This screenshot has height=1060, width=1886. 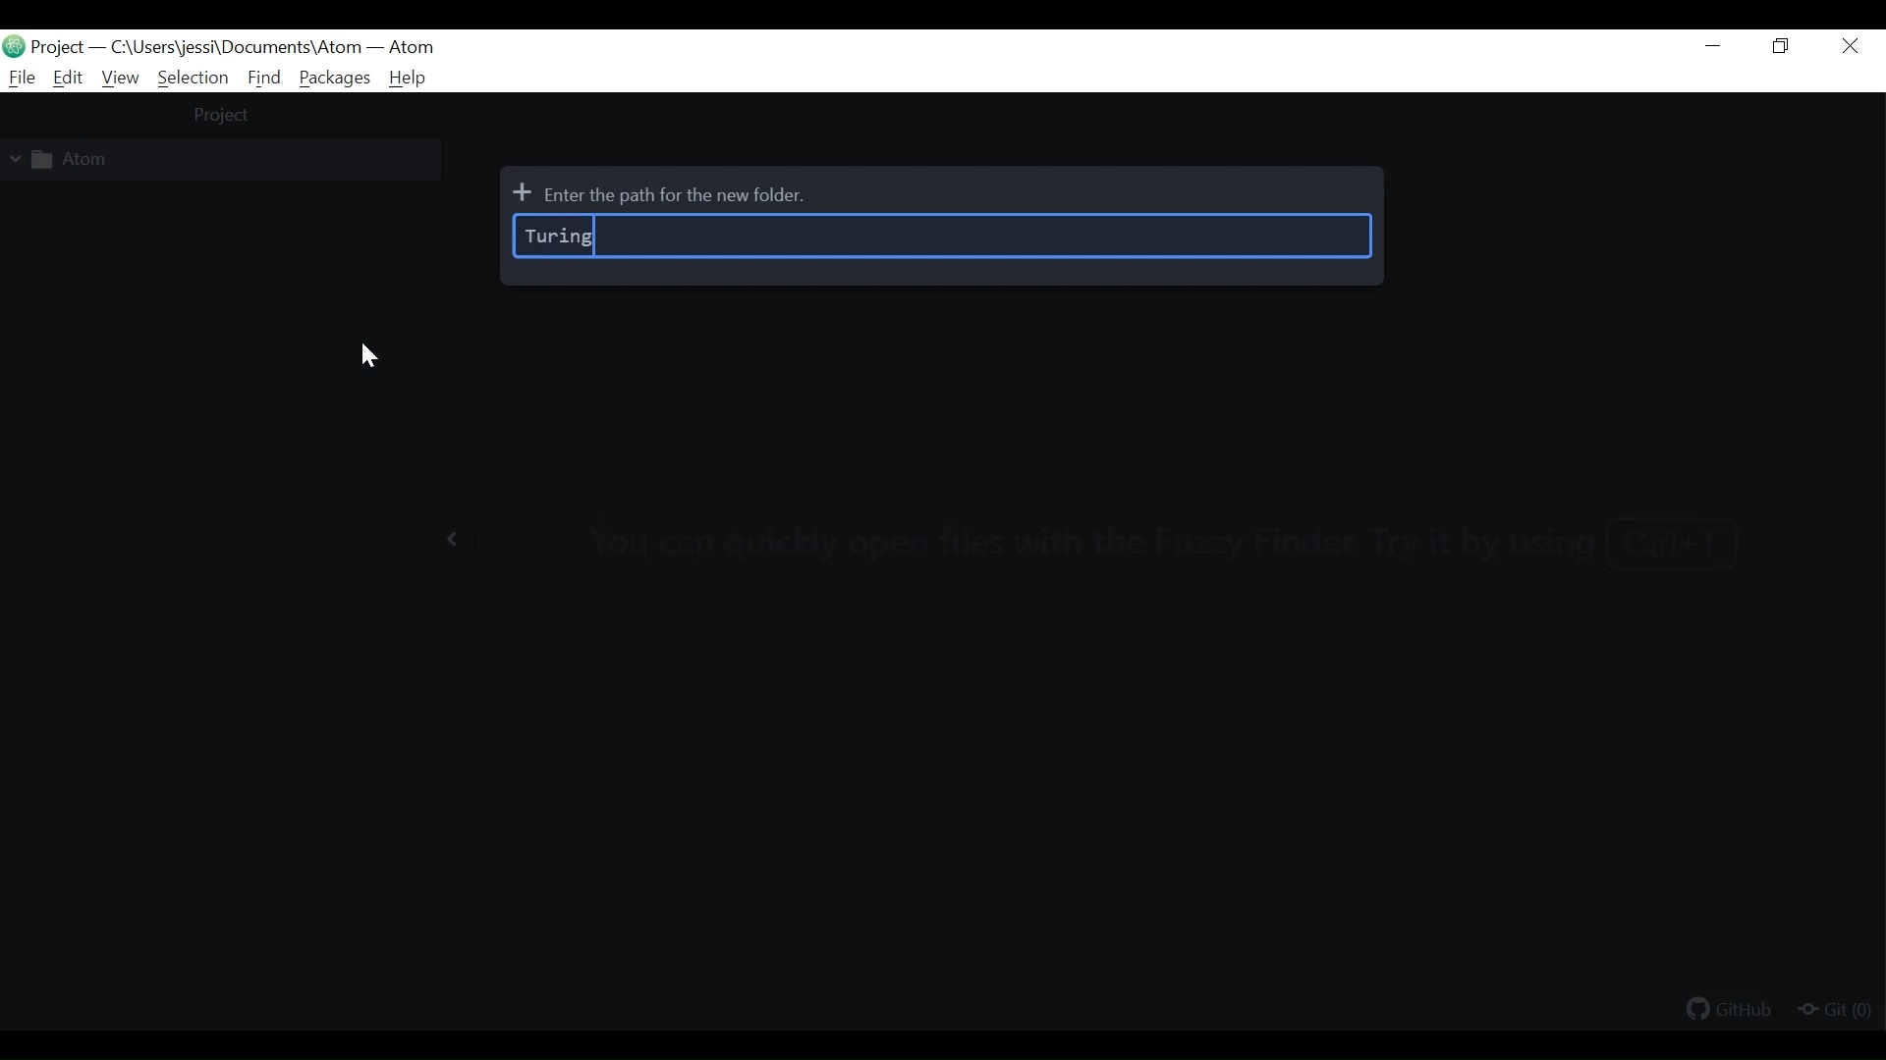 What do you see at coordinates (1731, 1012) in the screenshot?
I see `Github` at bounding box center [1731, 1012].